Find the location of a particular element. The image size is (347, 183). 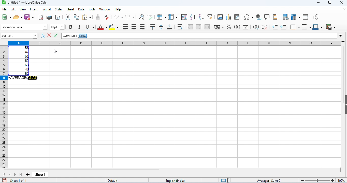

maximize is located at coordinates (330, 3).